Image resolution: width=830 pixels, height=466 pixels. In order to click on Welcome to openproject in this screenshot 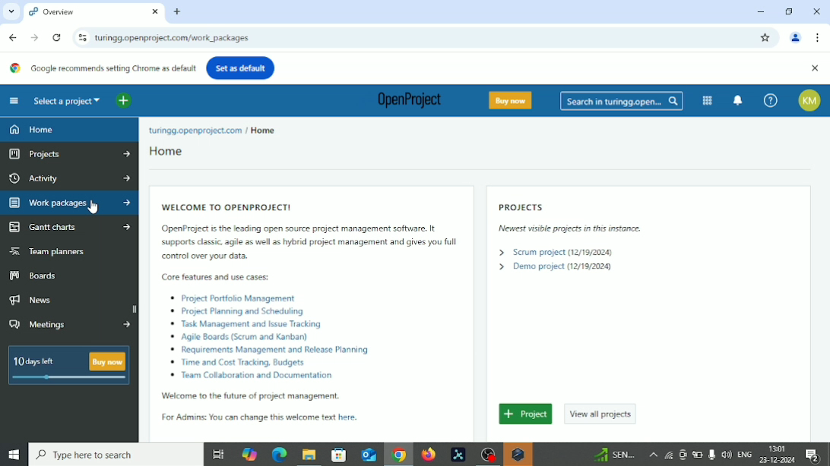, I will do `click(223, 203)`.